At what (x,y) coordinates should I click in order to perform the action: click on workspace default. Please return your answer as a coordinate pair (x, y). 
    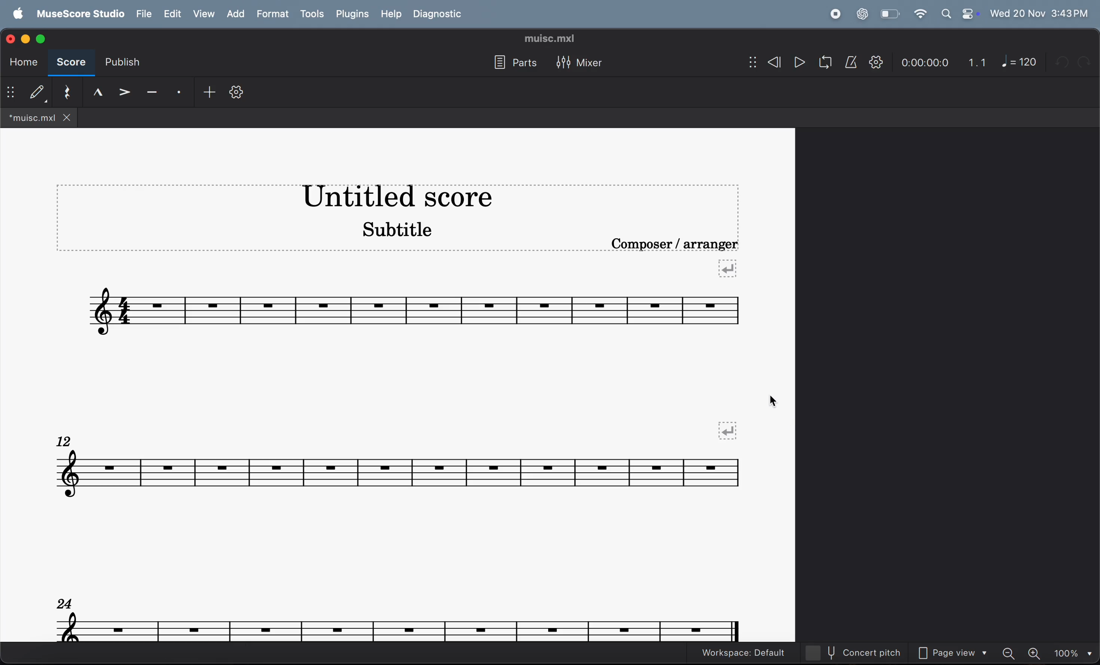
    Looking at the image, I should click on (738, 653).